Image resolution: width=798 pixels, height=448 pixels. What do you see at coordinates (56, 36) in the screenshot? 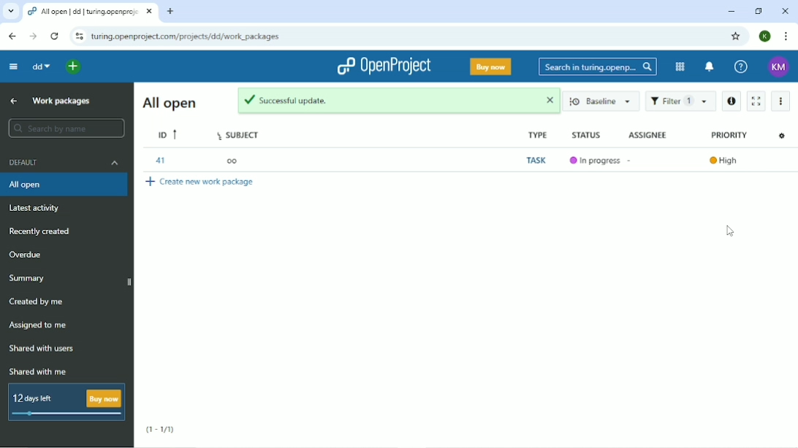
I see `Reload this page` at bounding box center [56, 36].